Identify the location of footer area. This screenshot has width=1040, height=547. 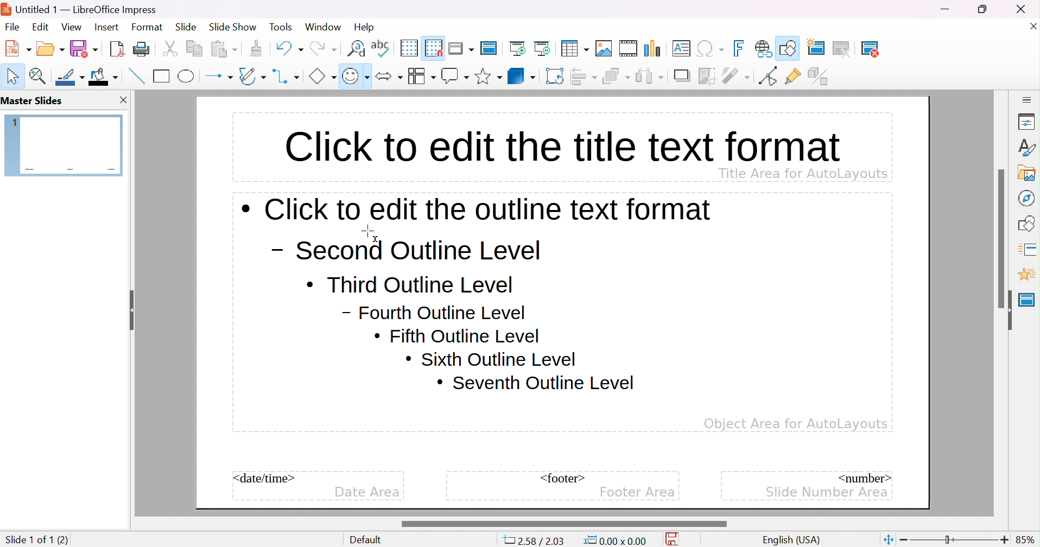
(637, 492).